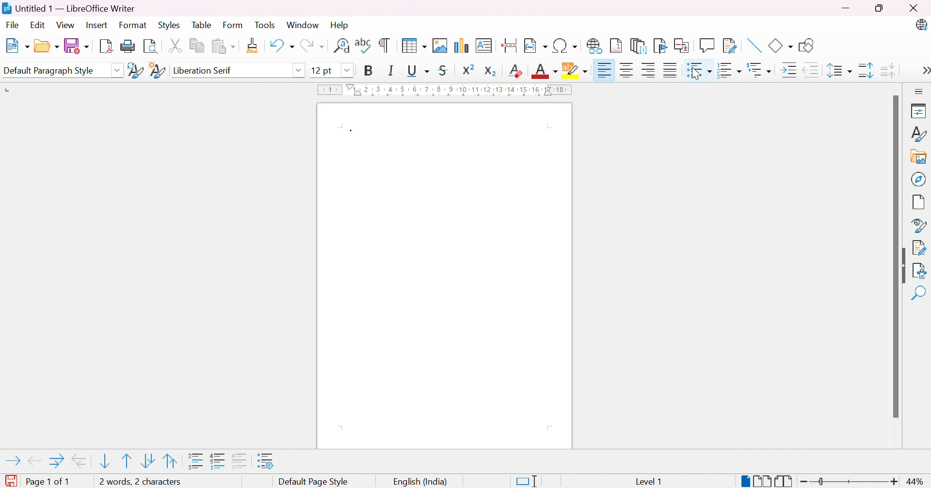 Image resolution: width=931 pixels, height=488 pixels. What do you see at coordinates (312, 46) in the screenshot?
I see `Redo` at bounding box center [312, 46].